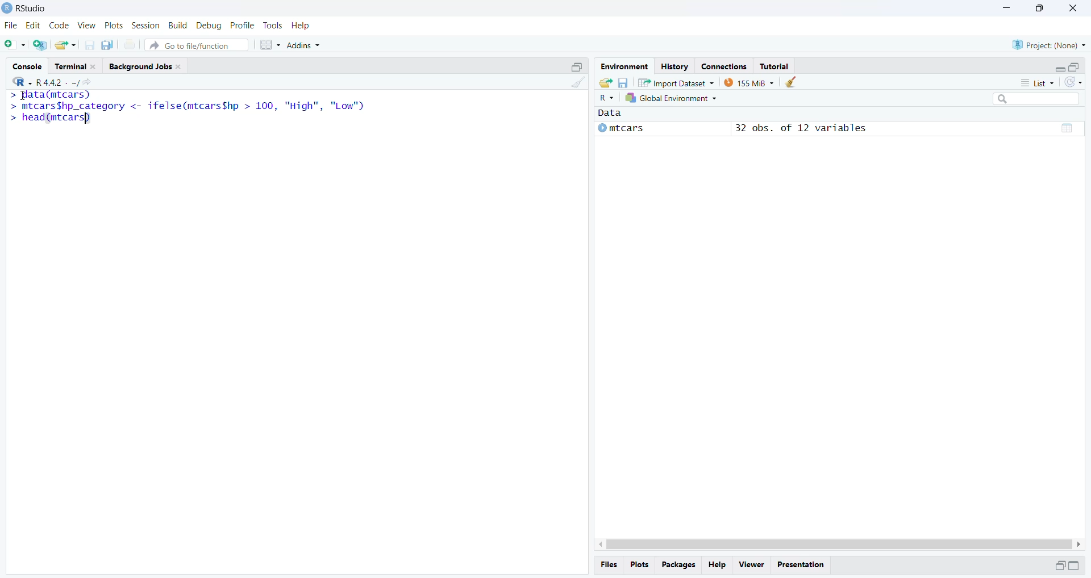  I want to click on Terminal, so click(77, 66).